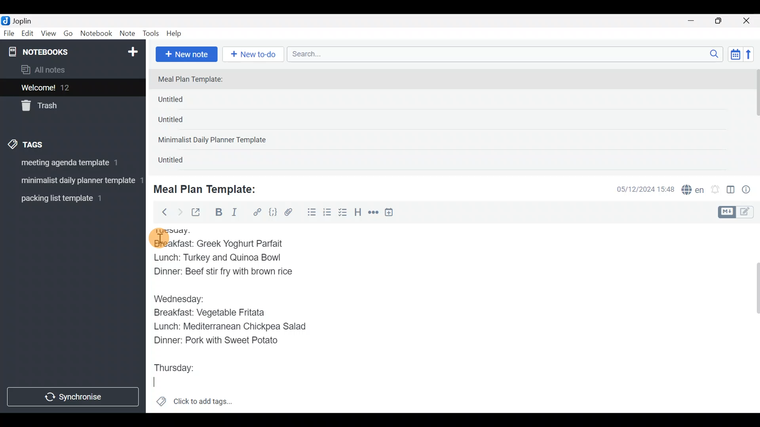  I want to click on Code, so click(272, 212).